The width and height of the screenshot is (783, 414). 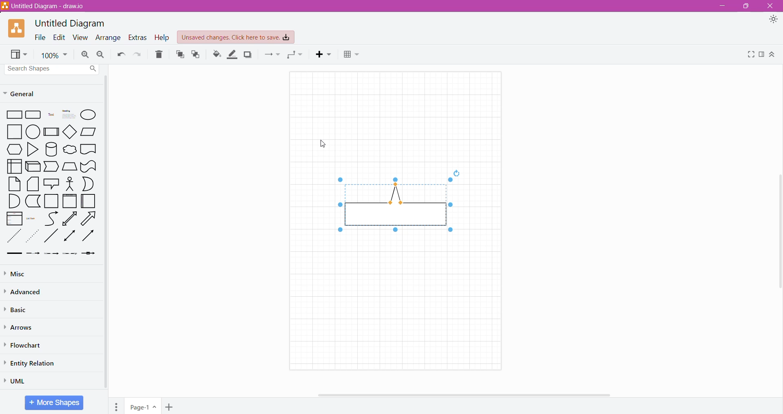 What do you see at coordinates (296, 55) in the screenshot?
I see `Waypoints` at bounding box center [296, 55].